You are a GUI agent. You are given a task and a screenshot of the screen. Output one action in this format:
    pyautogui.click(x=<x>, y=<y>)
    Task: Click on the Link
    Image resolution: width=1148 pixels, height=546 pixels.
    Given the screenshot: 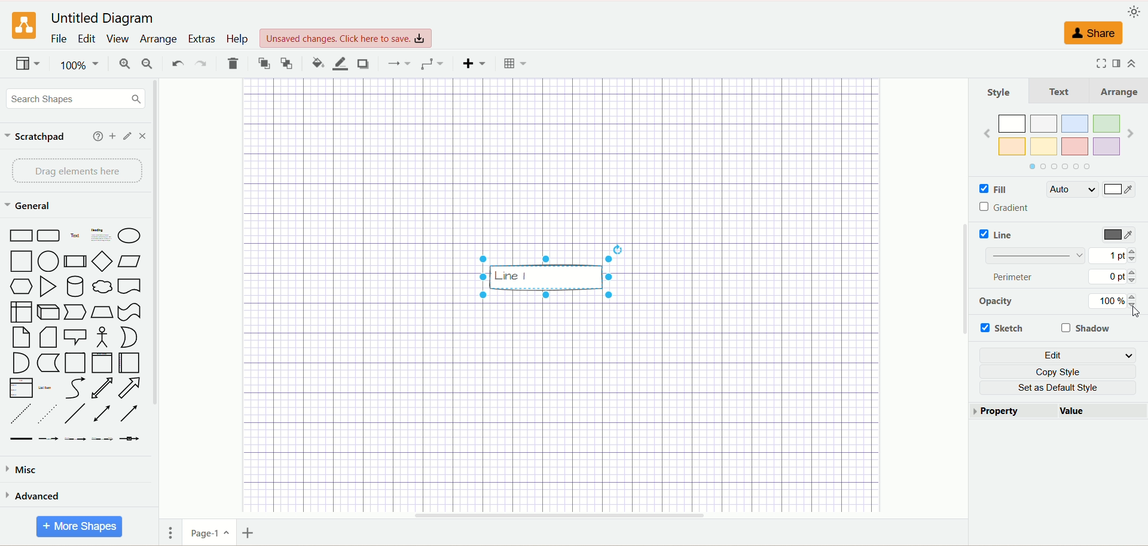 What is the action you would take?
    pyautogui.click(x=21, y=440)
    